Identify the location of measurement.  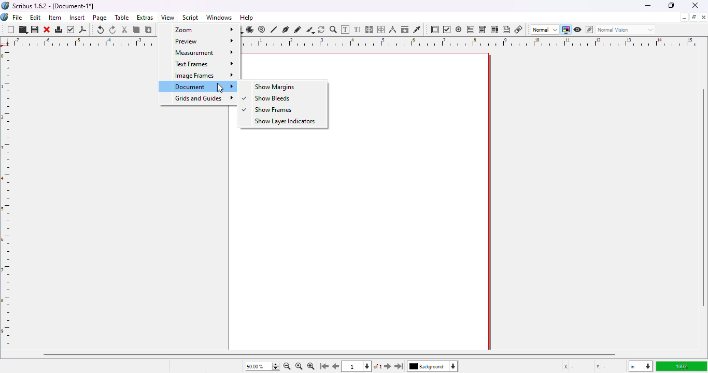
(198, 52).